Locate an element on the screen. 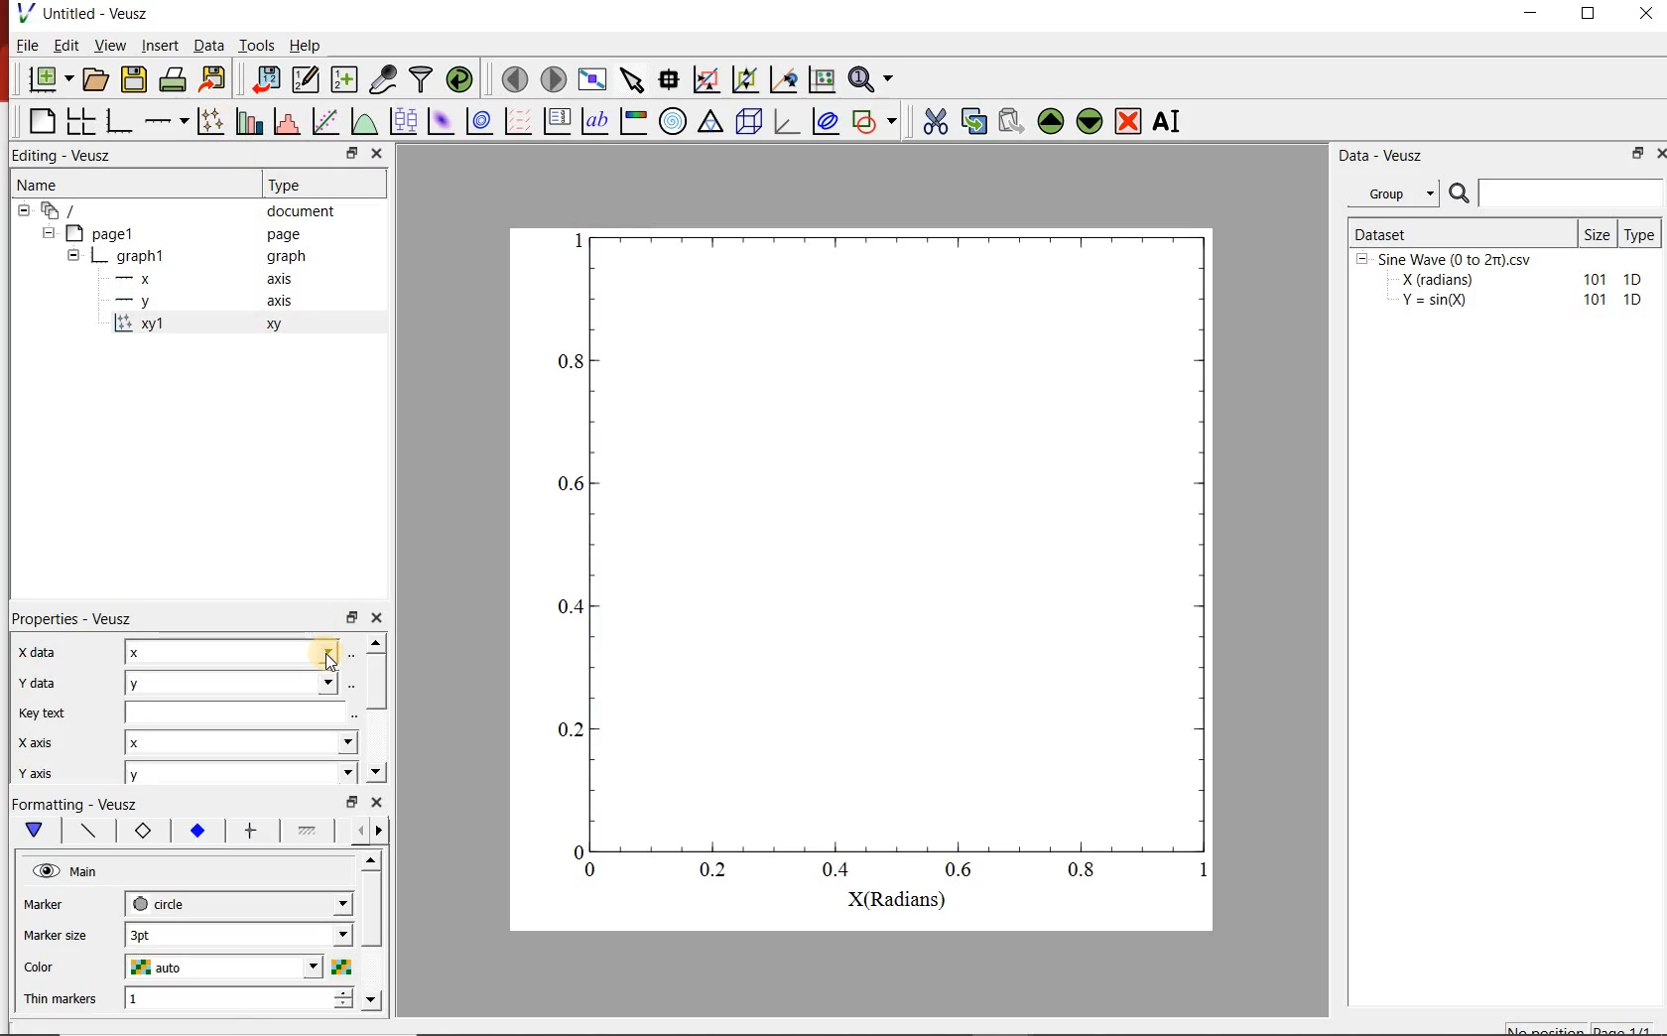 This screenshot has width=1667, height=1036. plot key is located at coordinates (559, 120).